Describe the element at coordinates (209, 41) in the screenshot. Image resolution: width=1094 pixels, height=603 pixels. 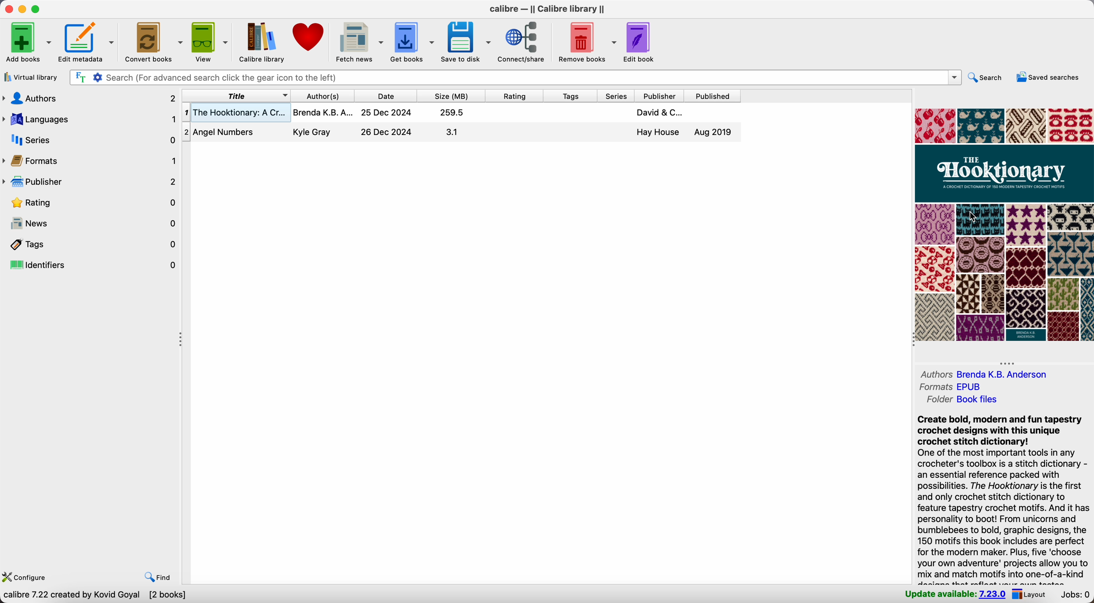
I see `view` at that location.